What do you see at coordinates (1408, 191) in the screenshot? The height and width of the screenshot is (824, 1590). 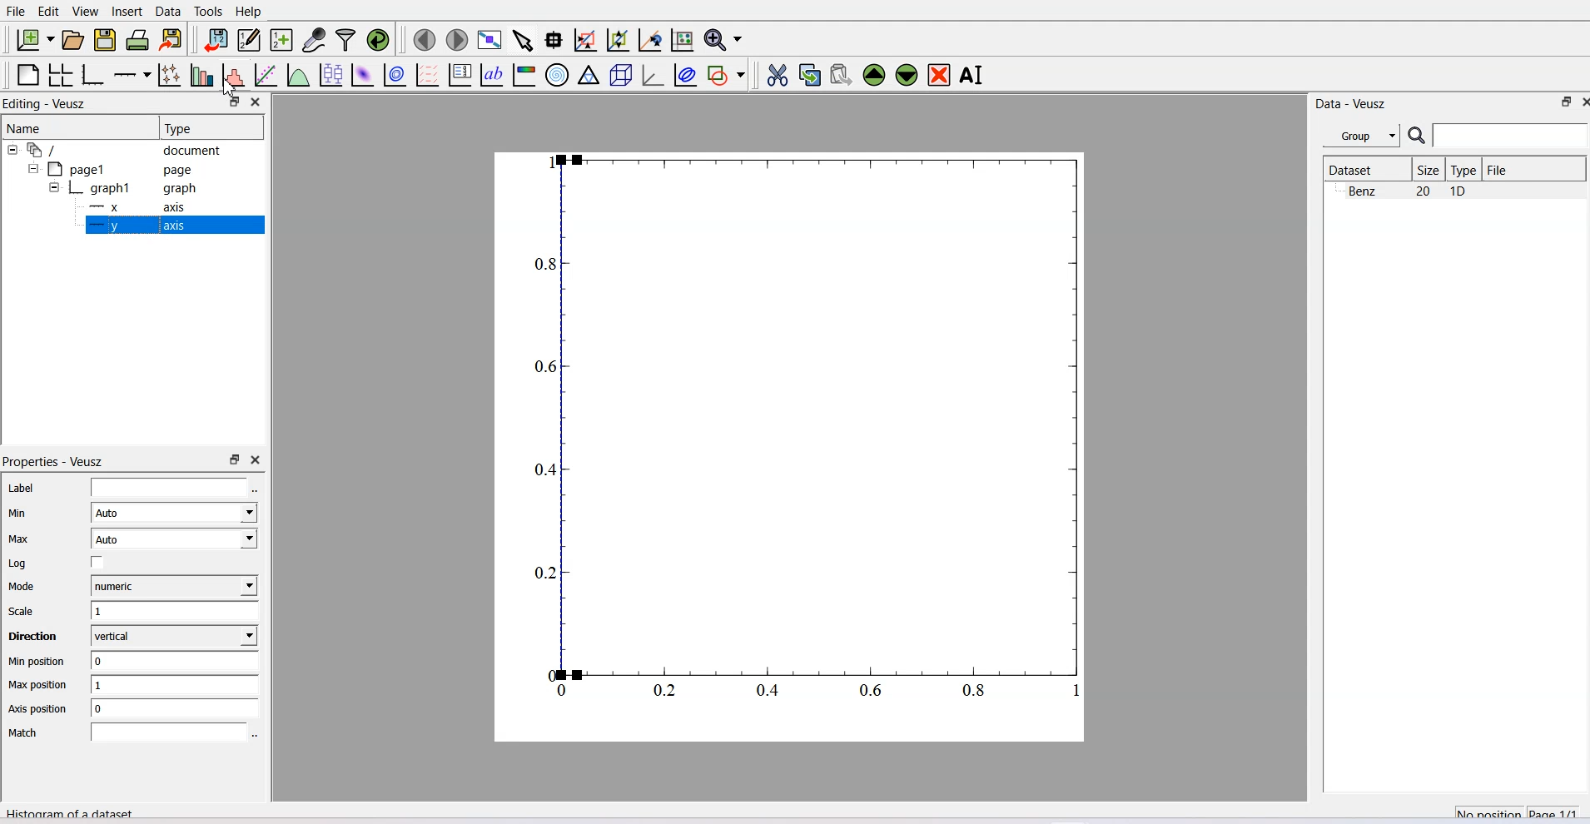 I see `Benz 20 10 ` at bounding box center [1408, 191].